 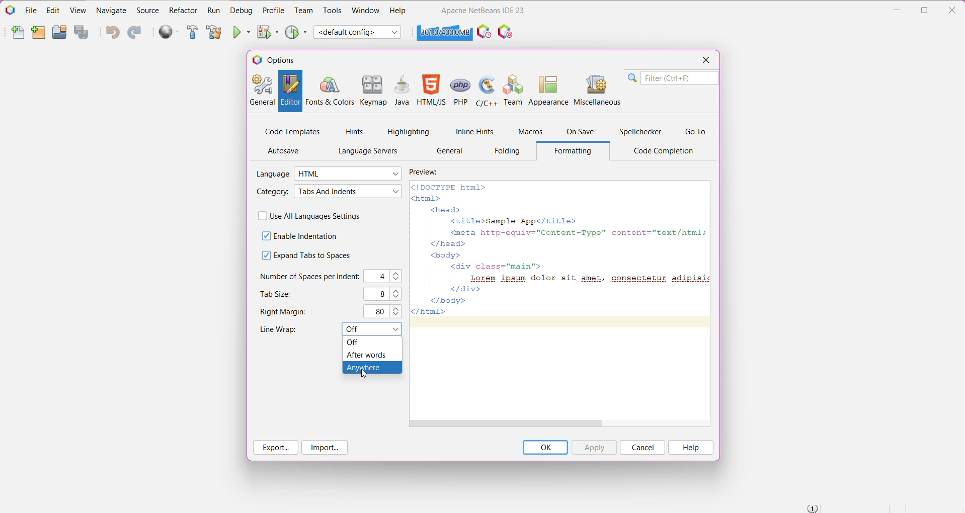 I want to click on Run, so click(x=213, y=11).